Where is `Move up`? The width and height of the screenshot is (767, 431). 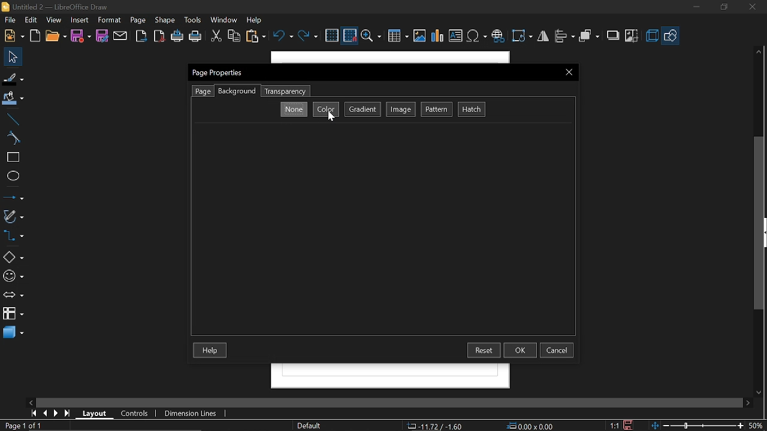
Move up is located at coordinates (760, 51).